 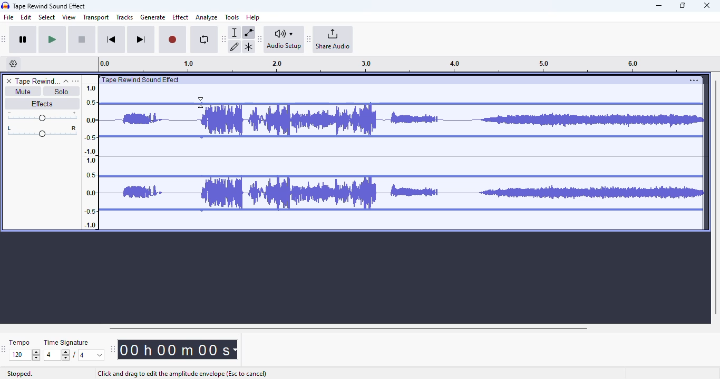 What do you see at coordinates (201, 210) in the screenshot?
I see `control point` at bounding box center [201, 210].